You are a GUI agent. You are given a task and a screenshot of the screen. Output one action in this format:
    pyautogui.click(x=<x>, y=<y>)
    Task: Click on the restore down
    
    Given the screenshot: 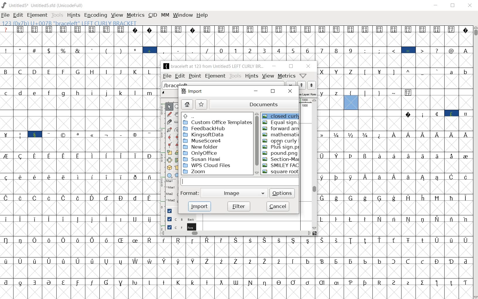 What is the action you would take?
    pyautogui.click(x=272, y=92)
    